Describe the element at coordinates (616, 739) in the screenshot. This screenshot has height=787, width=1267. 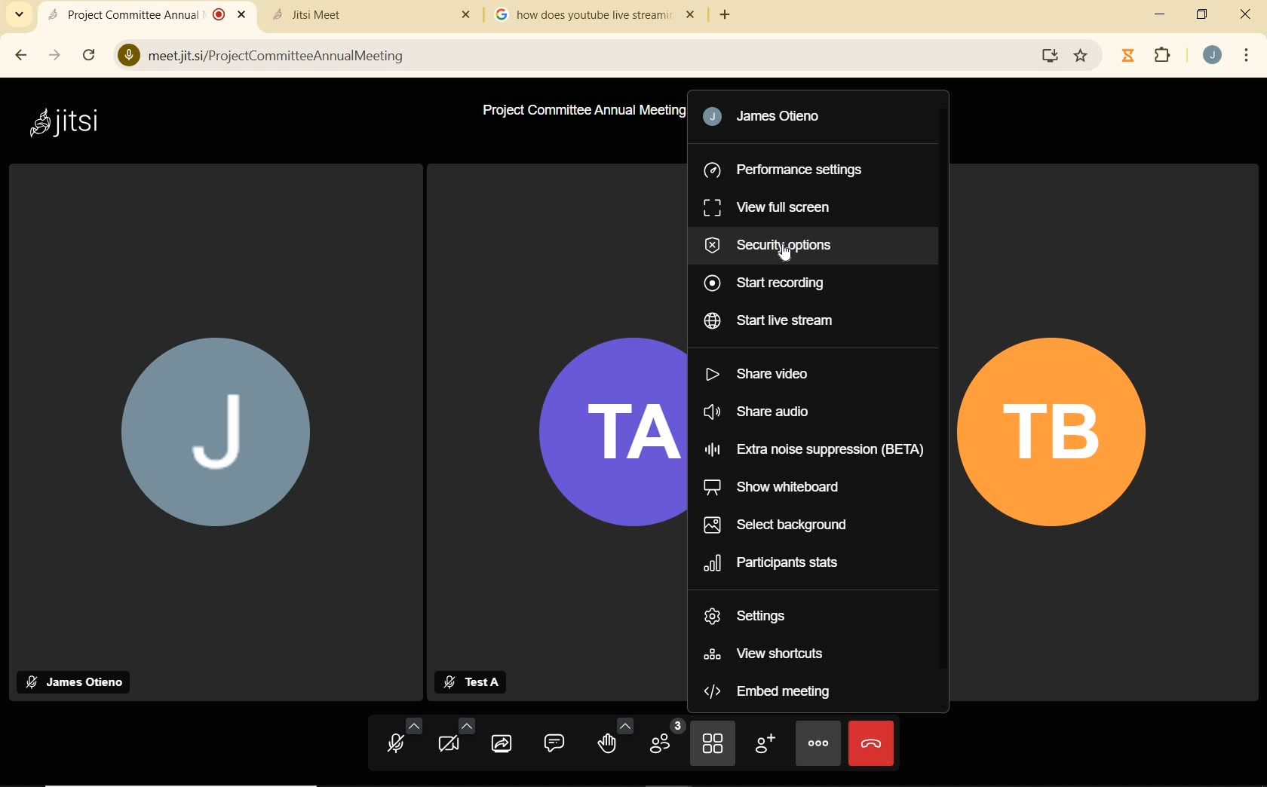
I see `RAISE HAND` at that location.